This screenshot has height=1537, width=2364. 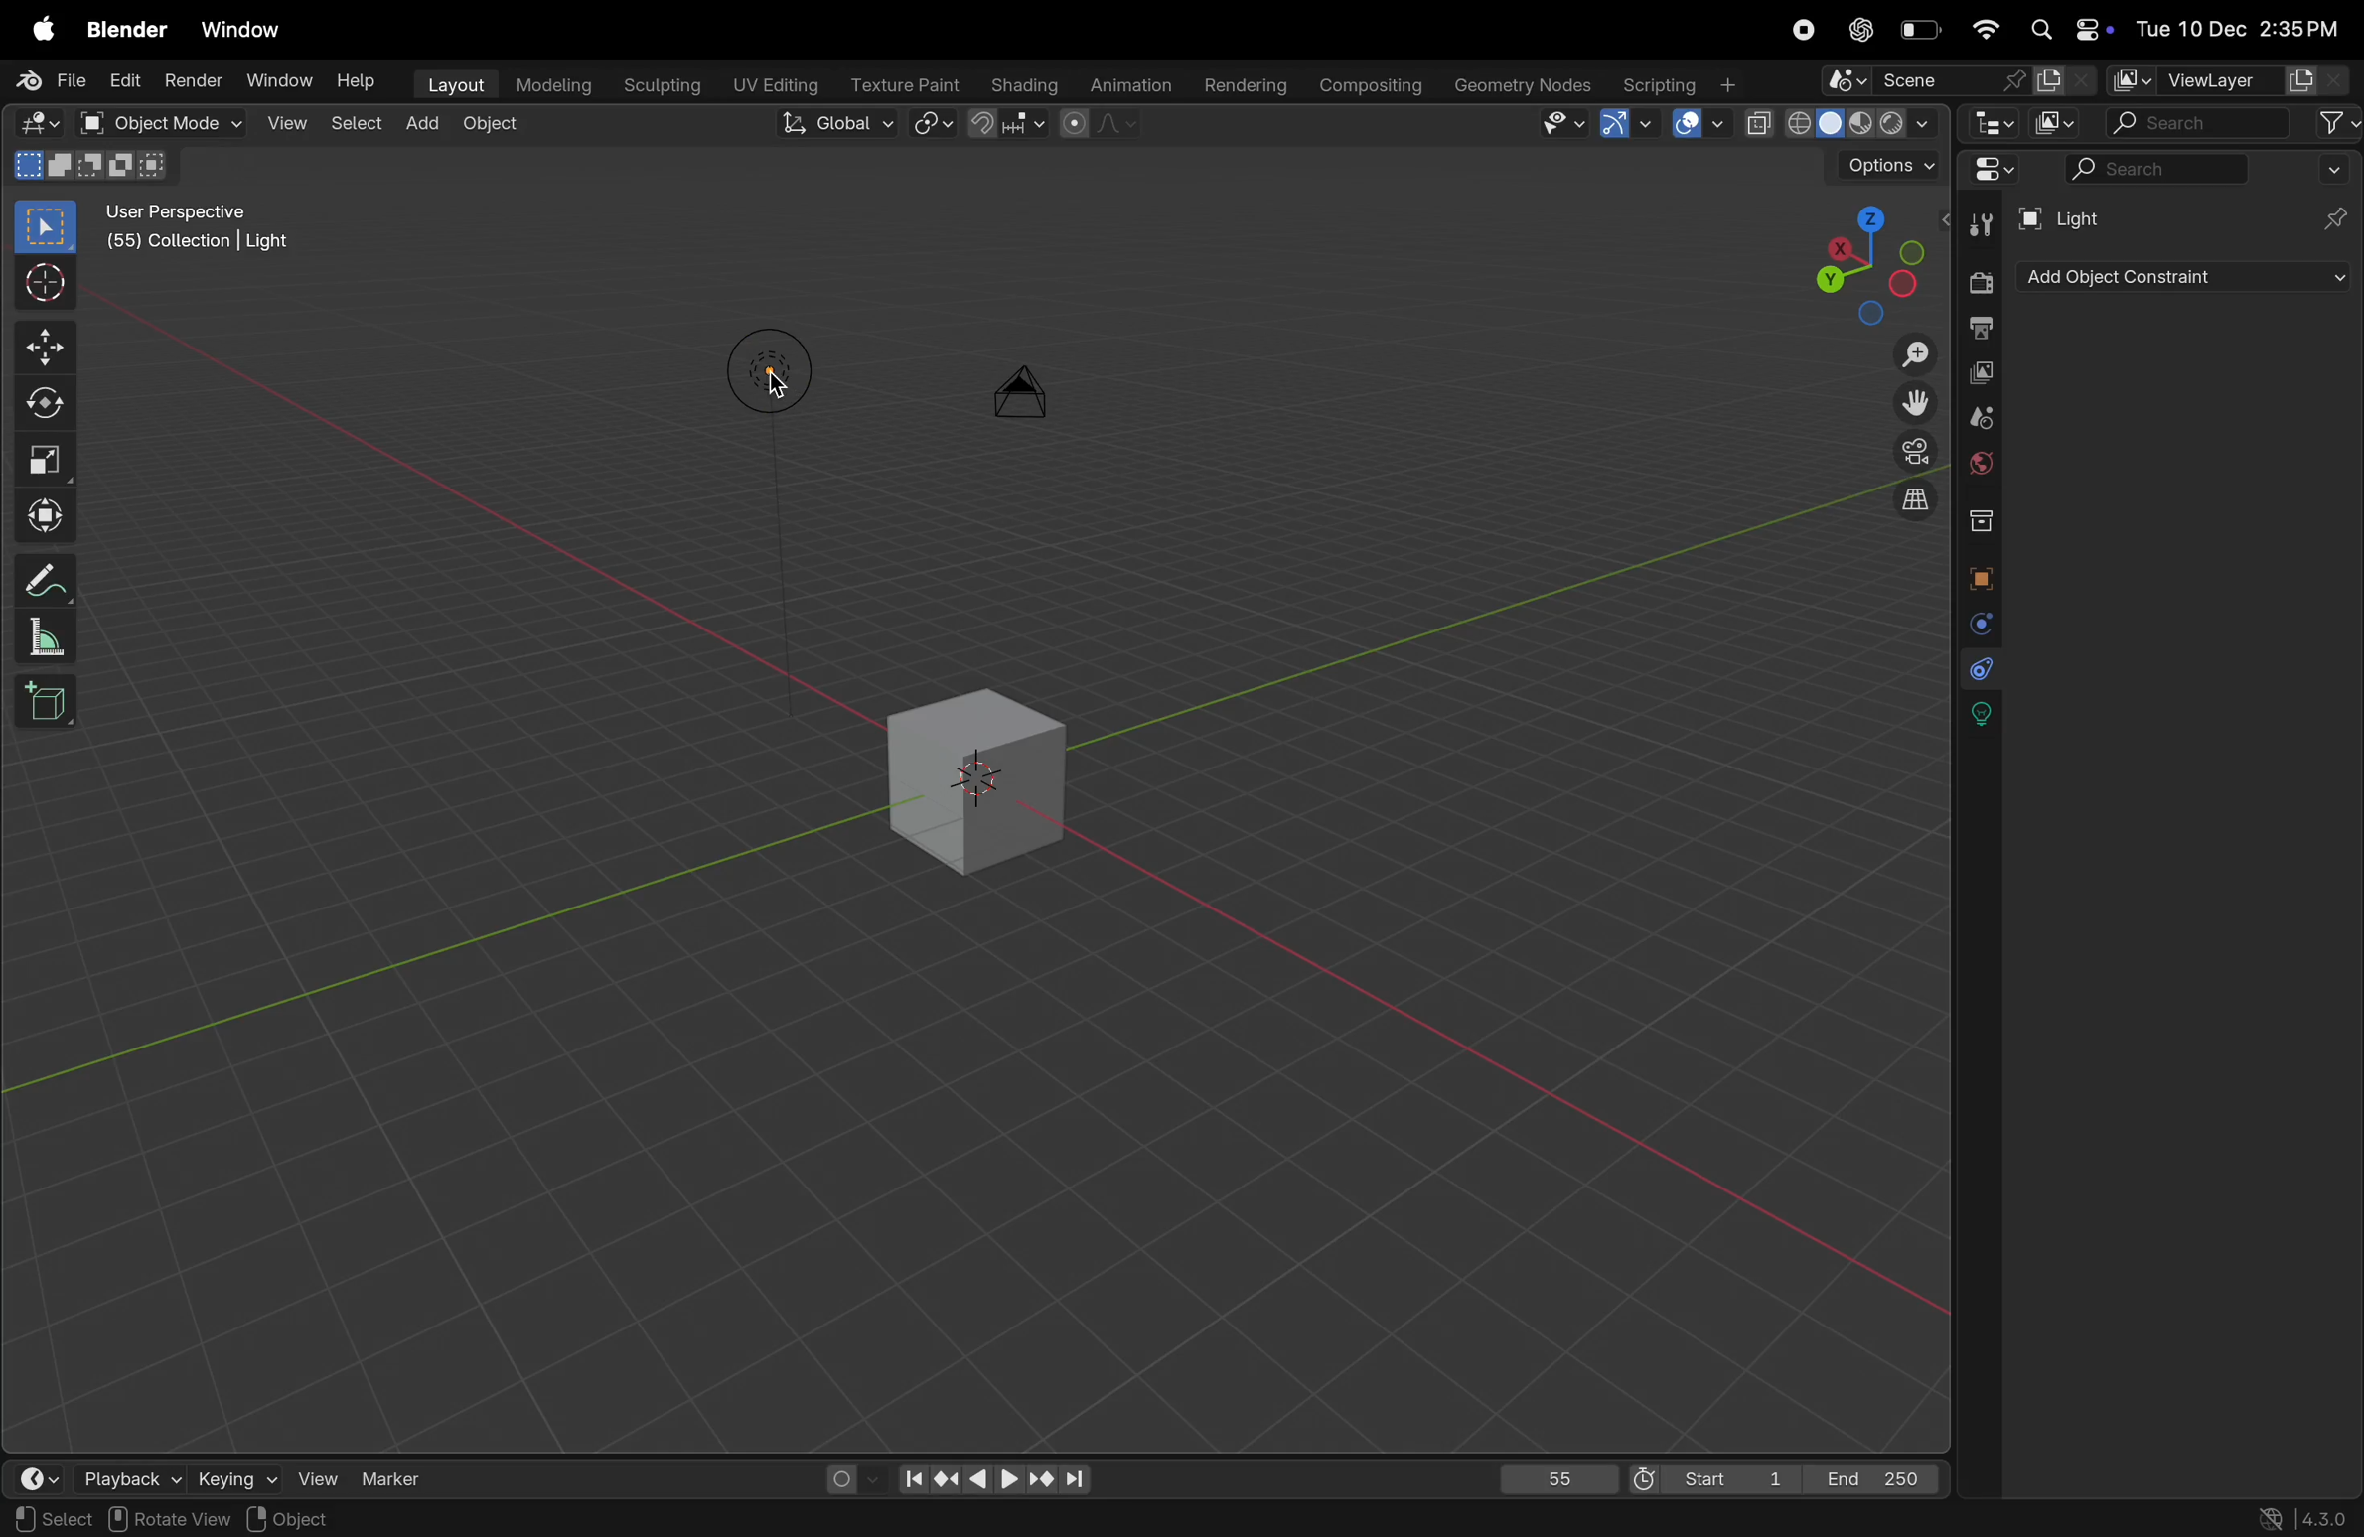 What do you see at coordinates (2200, 122) in the screenshot?
I see `search` at bounding box center [2200, 122].